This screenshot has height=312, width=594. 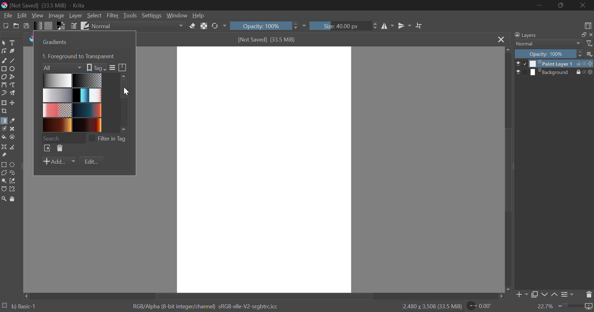 I want to click on Rectangle, so click(x=4, y=69).